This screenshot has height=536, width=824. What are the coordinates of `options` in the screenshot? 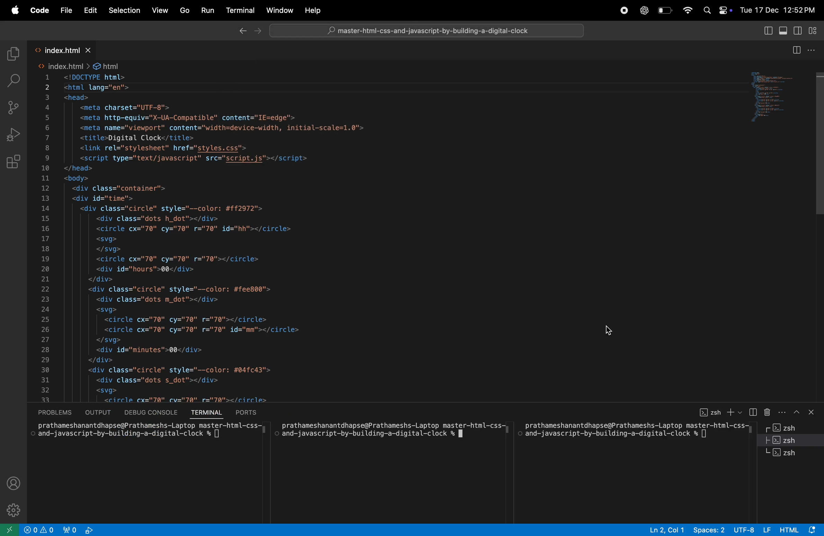 It's located at (813, 50).